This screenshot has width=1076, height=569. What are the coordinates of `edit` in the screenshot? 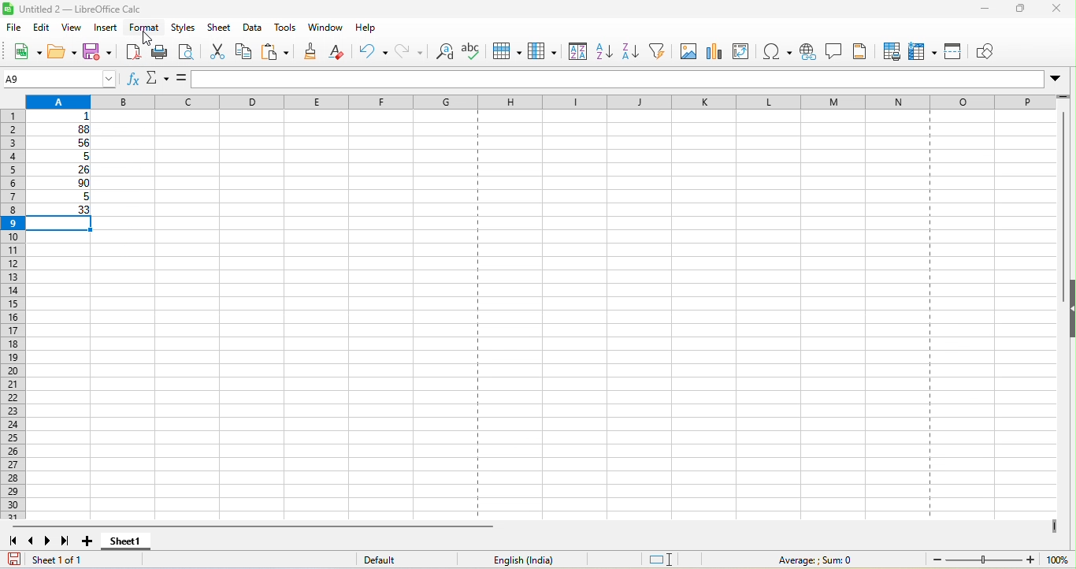 It's located at (43, 27).